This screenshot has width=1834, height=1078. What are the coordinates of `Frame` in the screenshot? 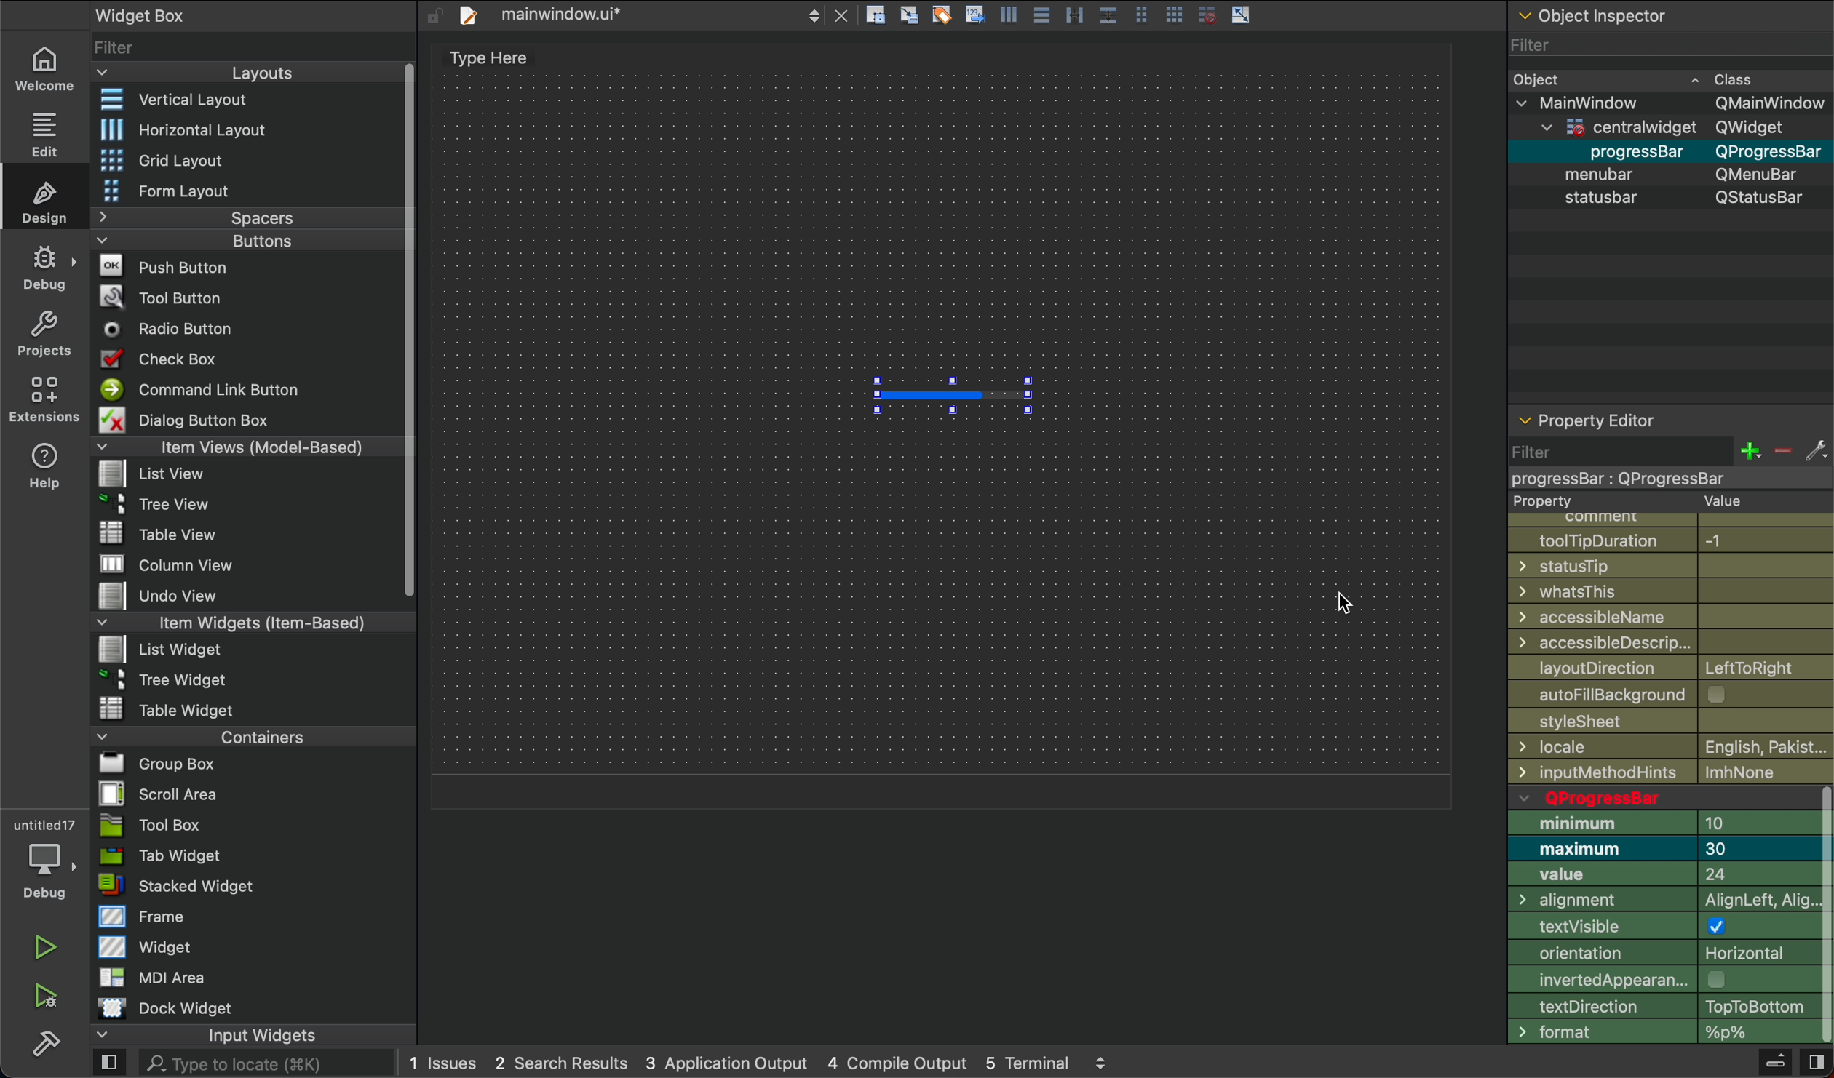 It's located at (143, 916).